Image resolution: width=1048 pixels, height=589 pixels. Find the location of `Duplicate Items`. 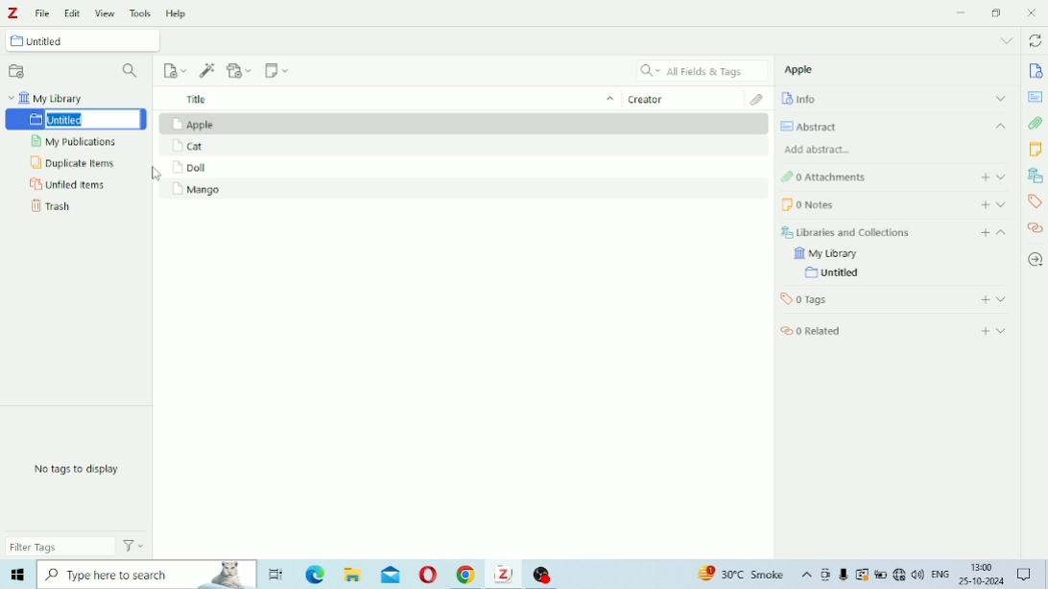

Duplicate Items is located at coordinates (72, 161).